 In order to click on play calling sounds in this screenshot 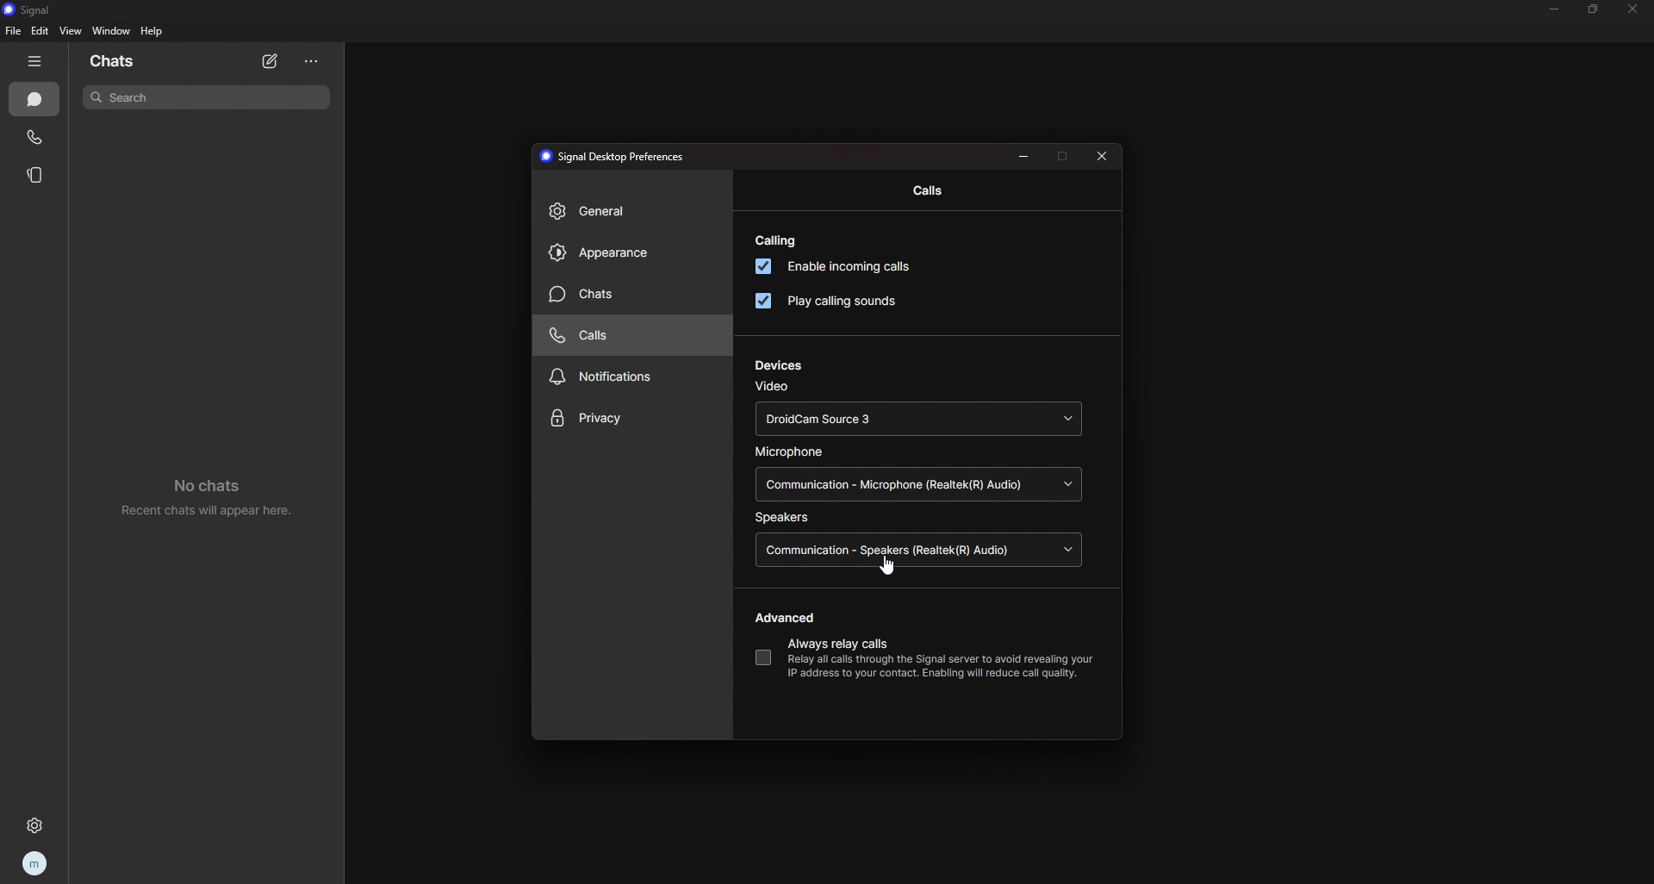, I will do `click(829, 299)`.